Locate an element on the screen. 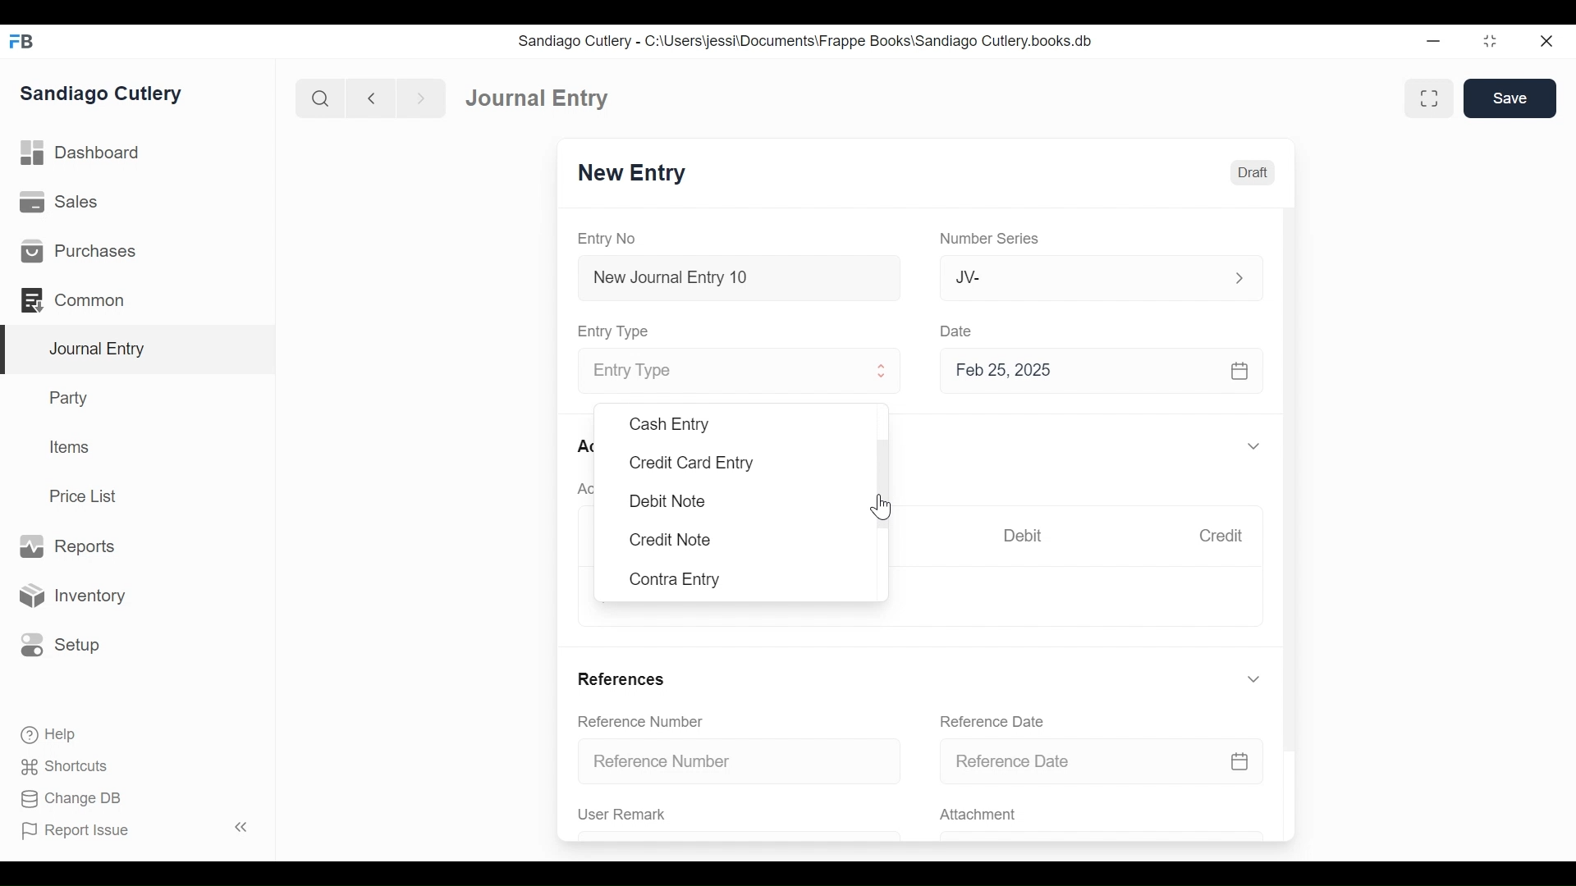 The image size is (1576, 886). Common is located at coordinates (74, 299).